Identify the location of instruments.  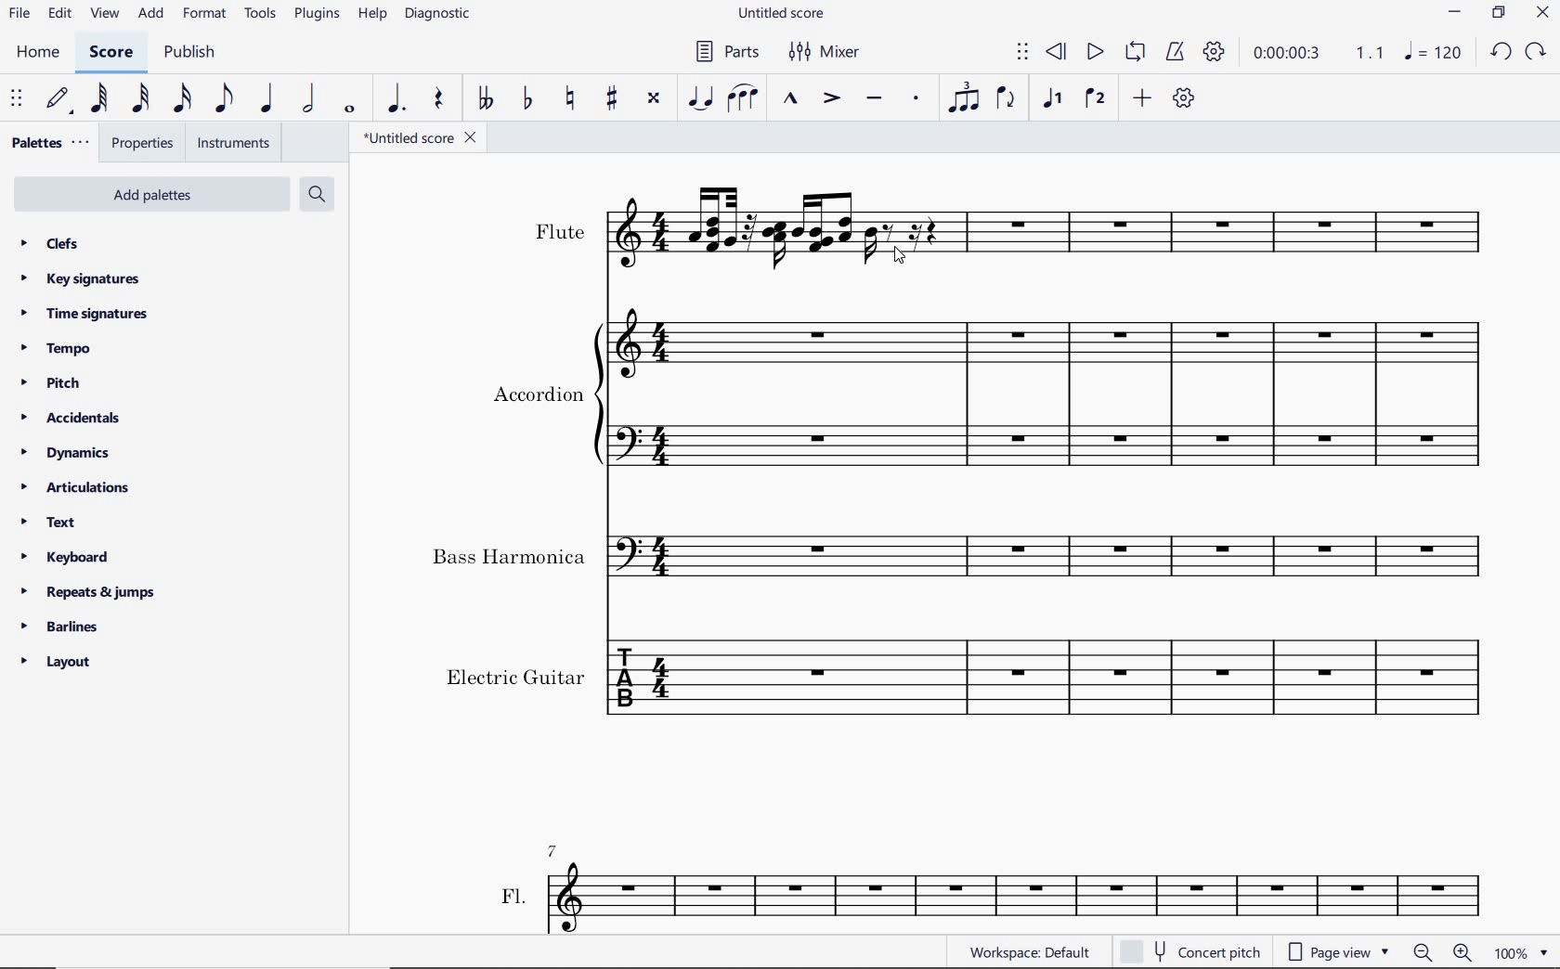
(234, 143).